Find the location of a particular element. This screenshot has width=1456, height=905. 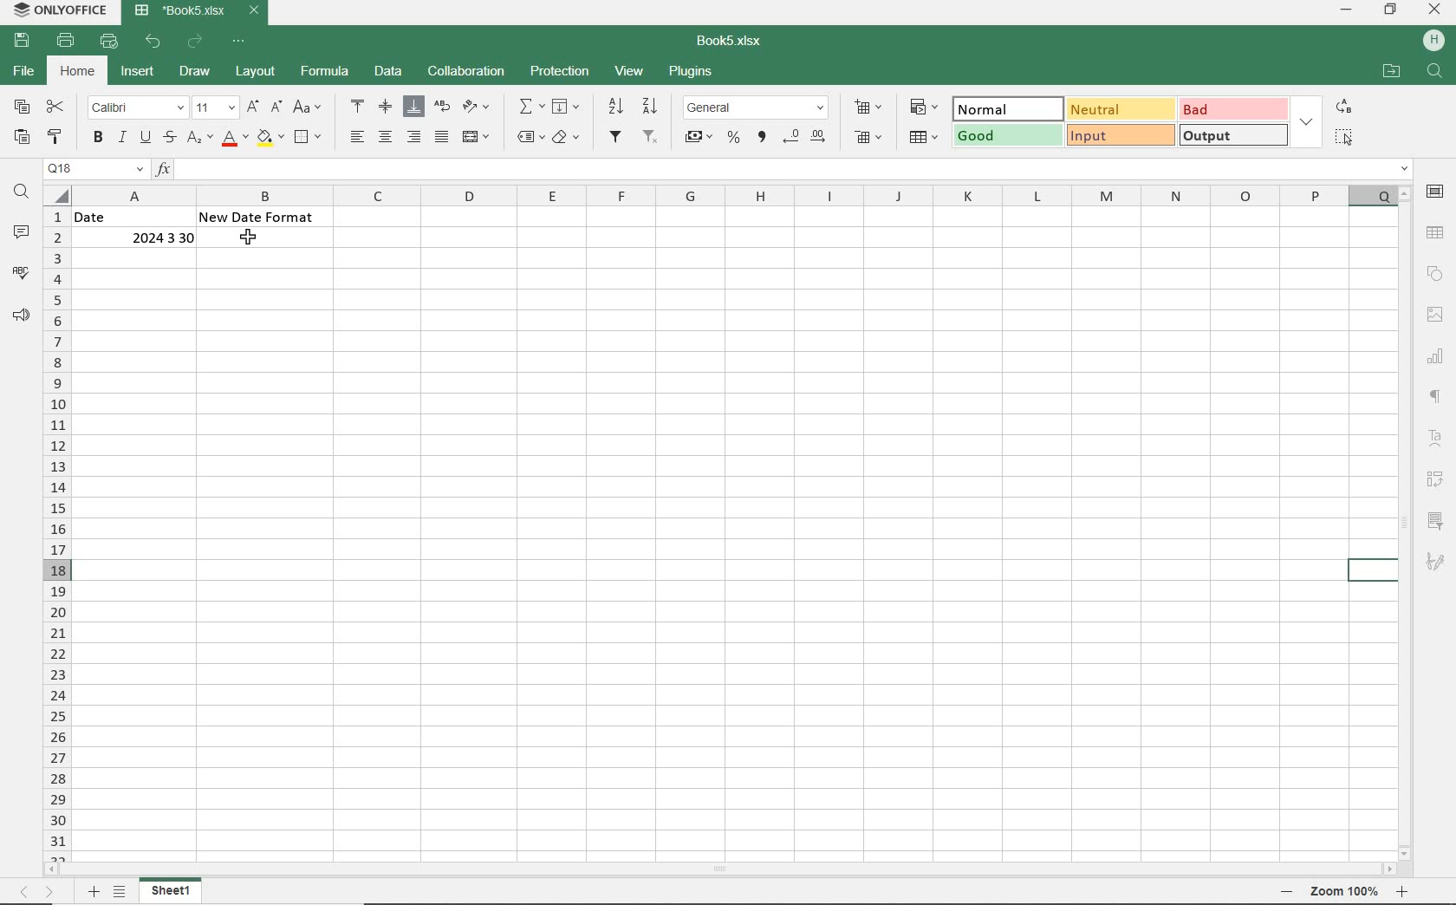

ALIGN BOTTOM is located at coordinates (413, 107).